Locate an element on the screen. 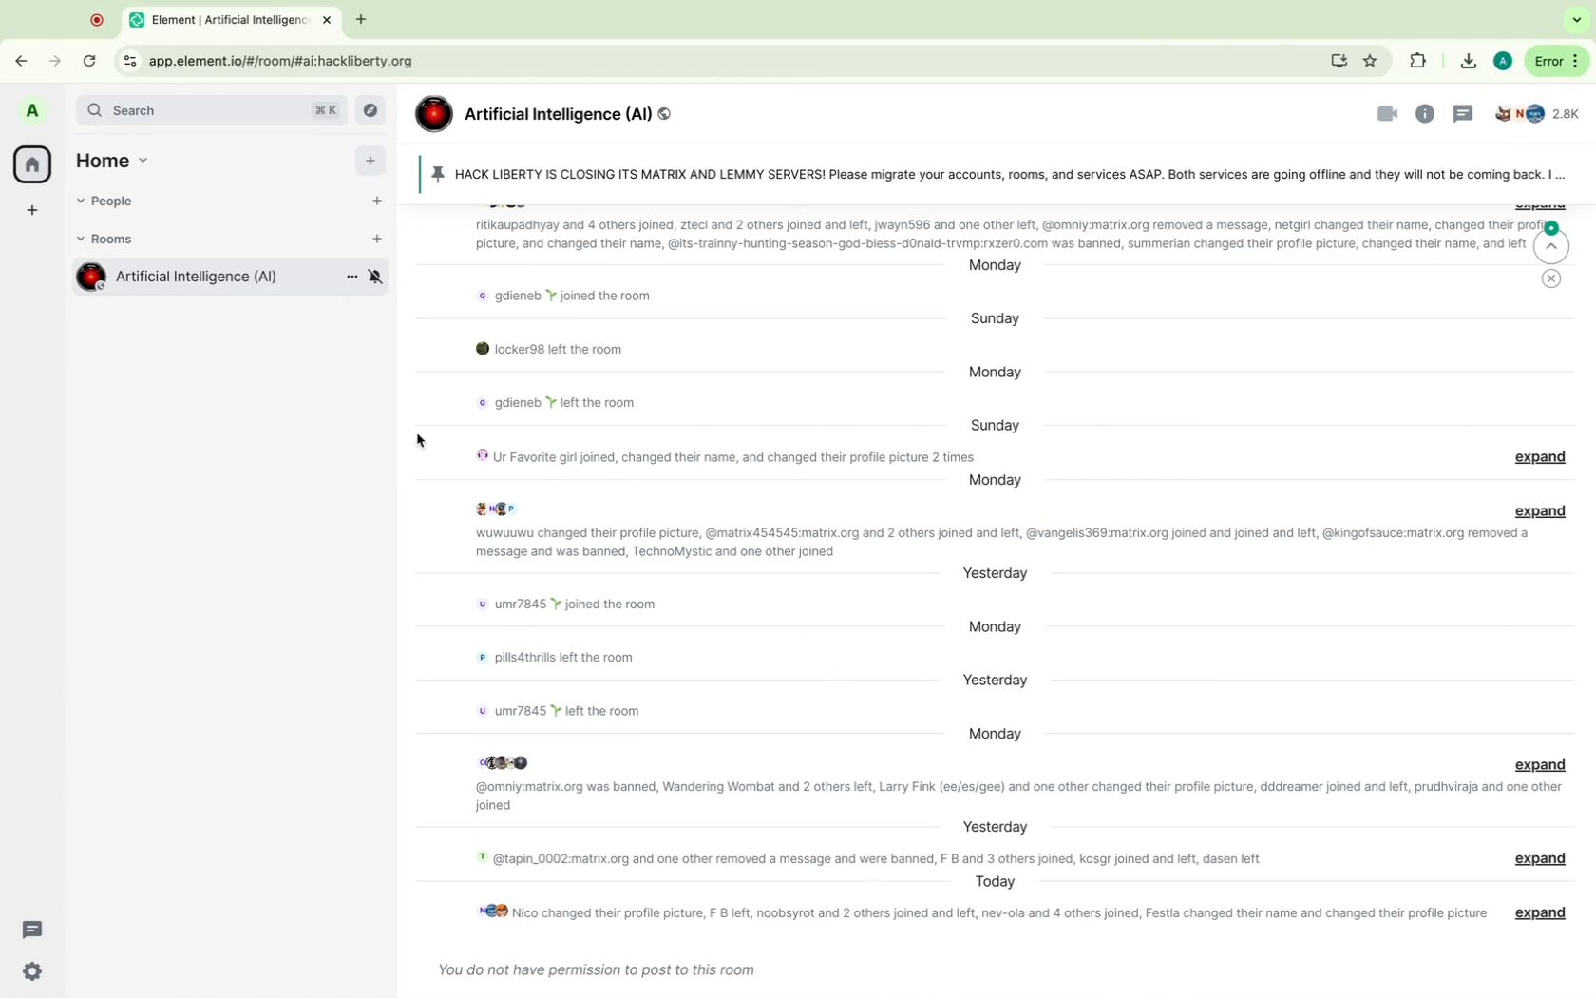 This screenshot has height=998, width=1596. favorites is located at coordinates (1371, 59).